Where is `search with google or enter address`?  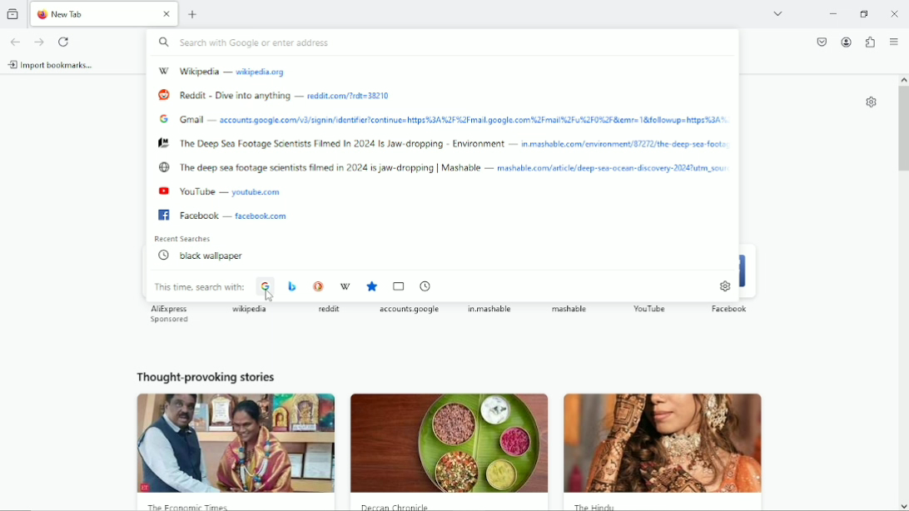 search with google or enter address is located at coordinates (443, 42).